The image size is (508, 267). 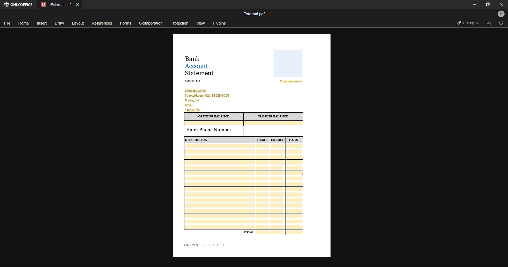 I want to click on TOTAL, so click(x=294, y=140).